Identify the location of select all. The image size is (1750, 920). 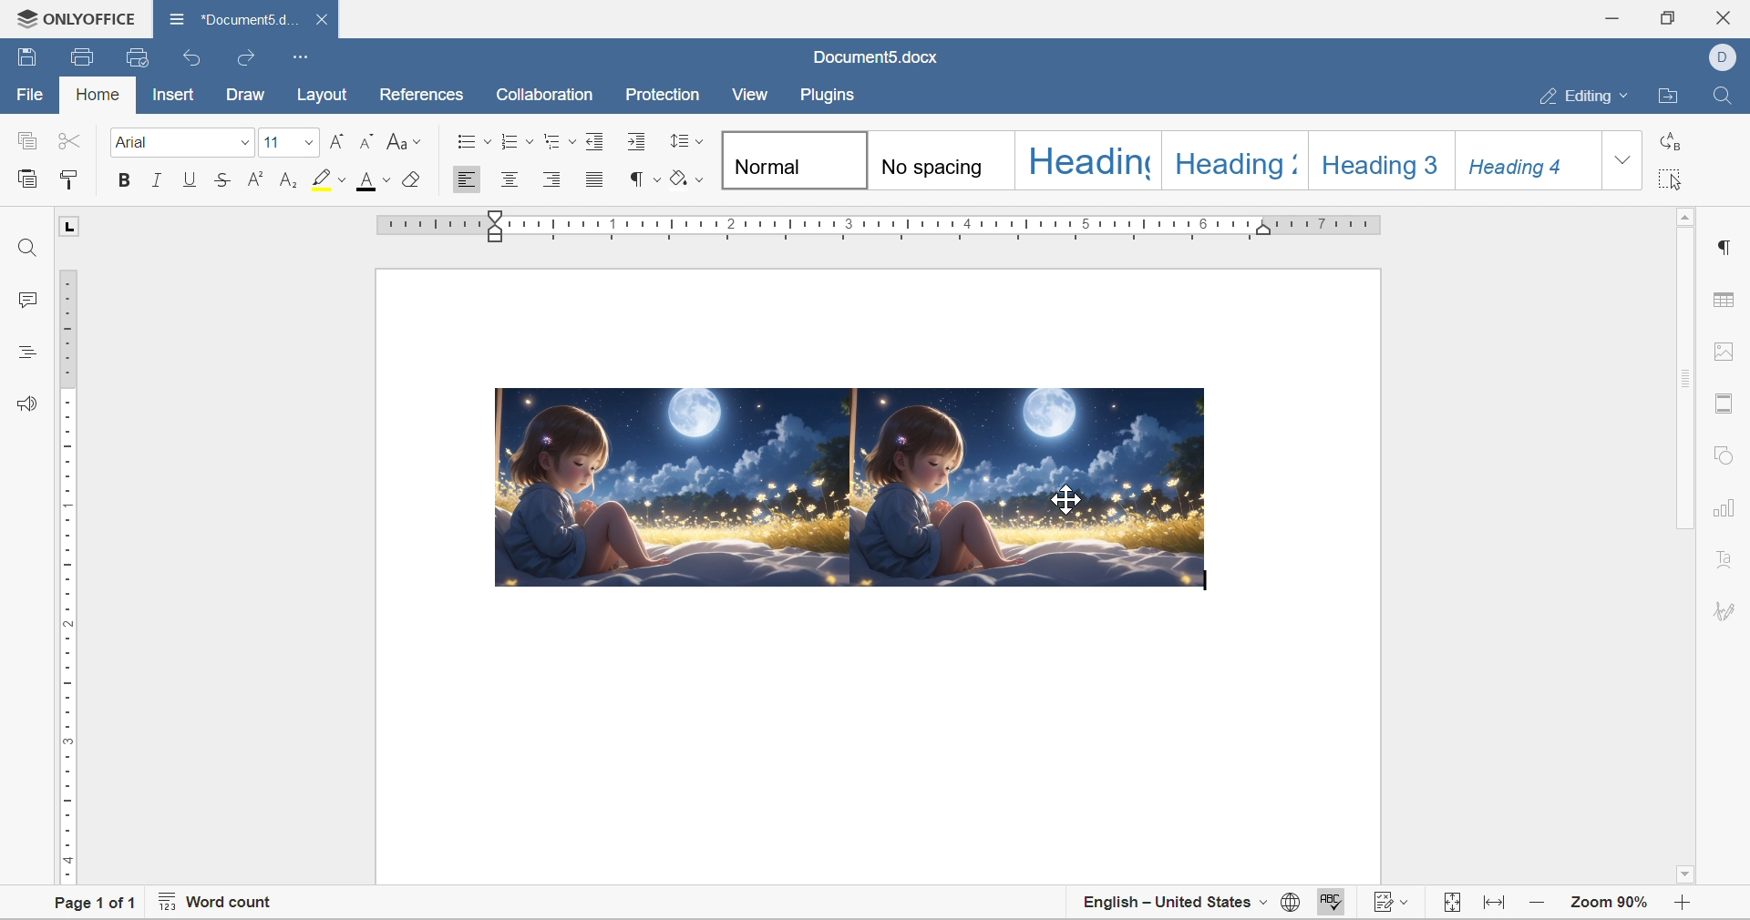
(1671, 179).